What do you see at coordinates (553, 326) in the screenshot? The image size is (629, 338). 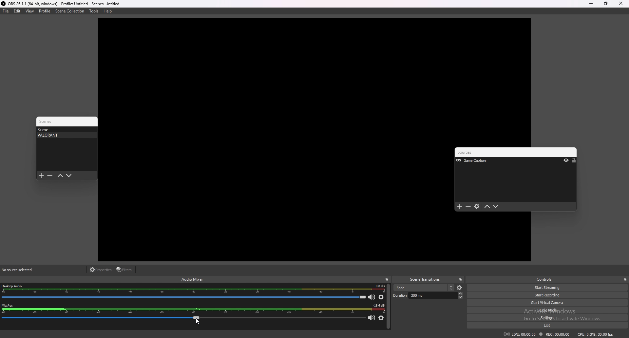 I see `exit` at bounding box center [553, 326].